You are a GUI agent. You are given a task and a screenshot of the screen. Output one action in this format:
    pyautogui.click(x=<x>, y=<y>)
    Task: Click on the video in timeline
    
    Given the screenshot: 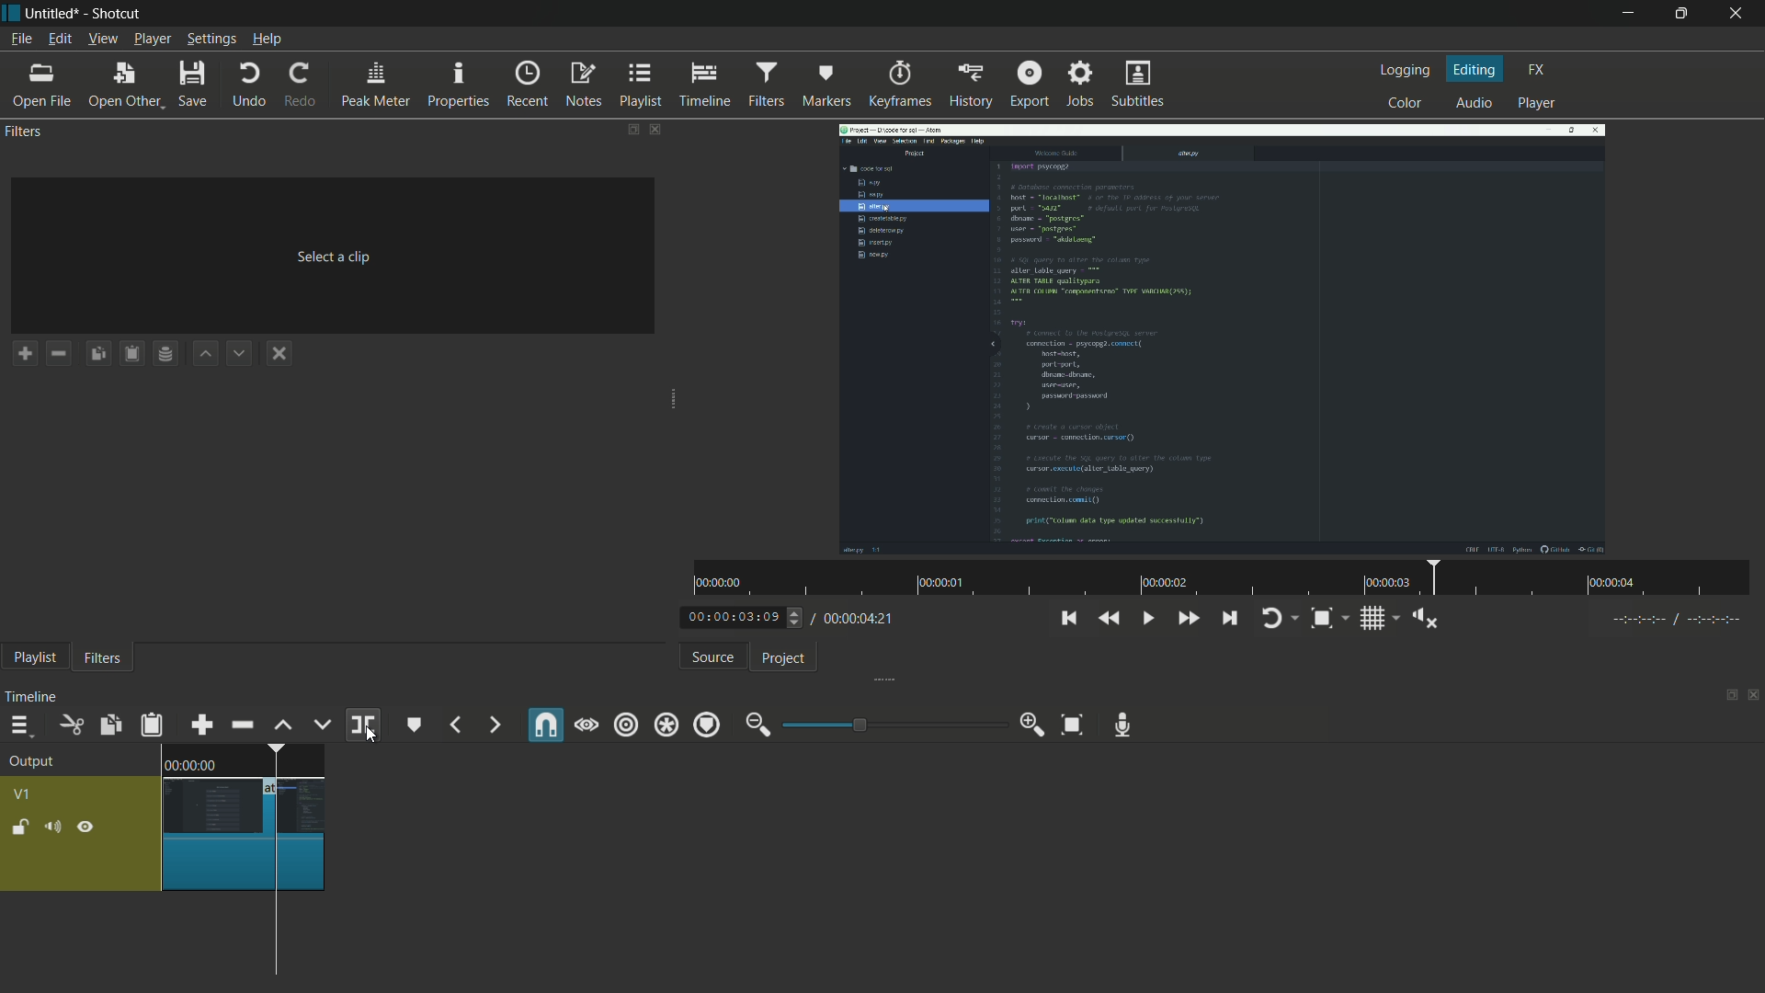 What is the action you would take?
    pyautogui.click(x=244, y=818)
    